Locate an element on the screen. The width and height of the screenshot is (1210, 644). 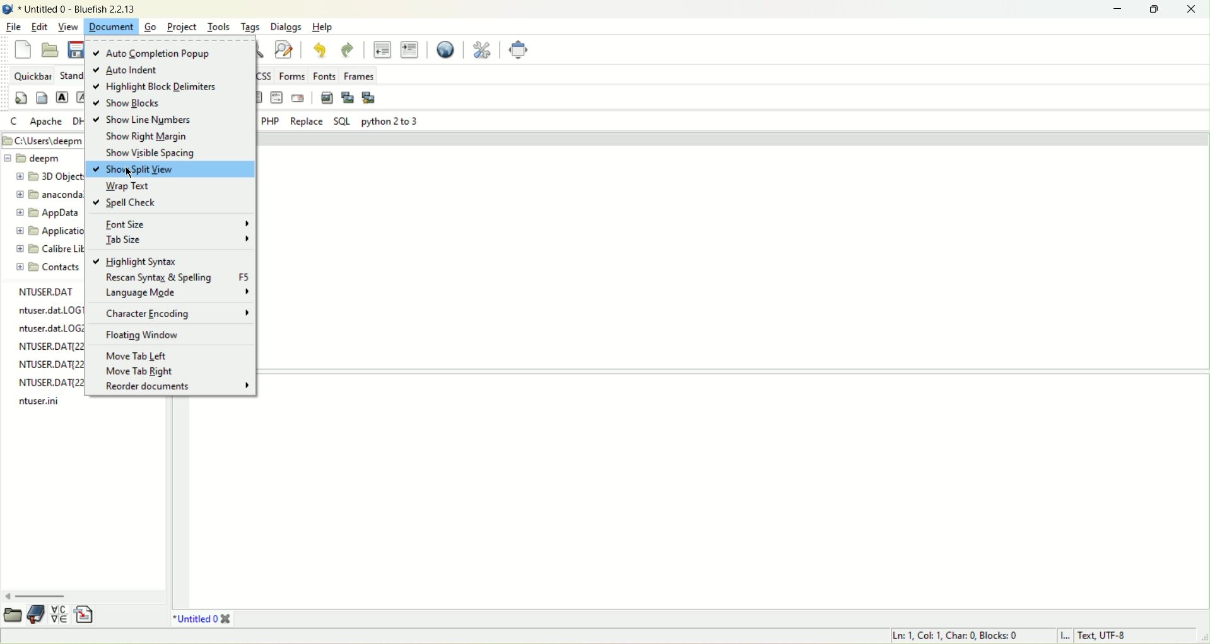
folder name is located at coordinates (45, 267).